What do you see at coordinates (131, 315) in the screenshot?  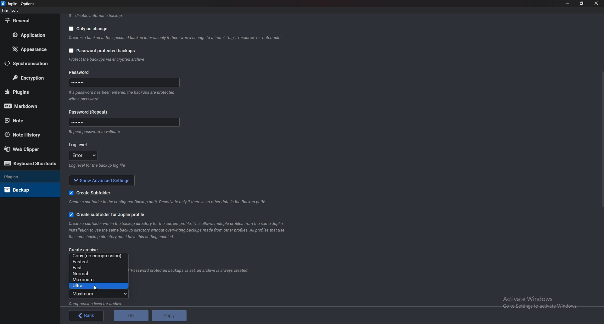 I see `O K` at bounding box center [131, 315].